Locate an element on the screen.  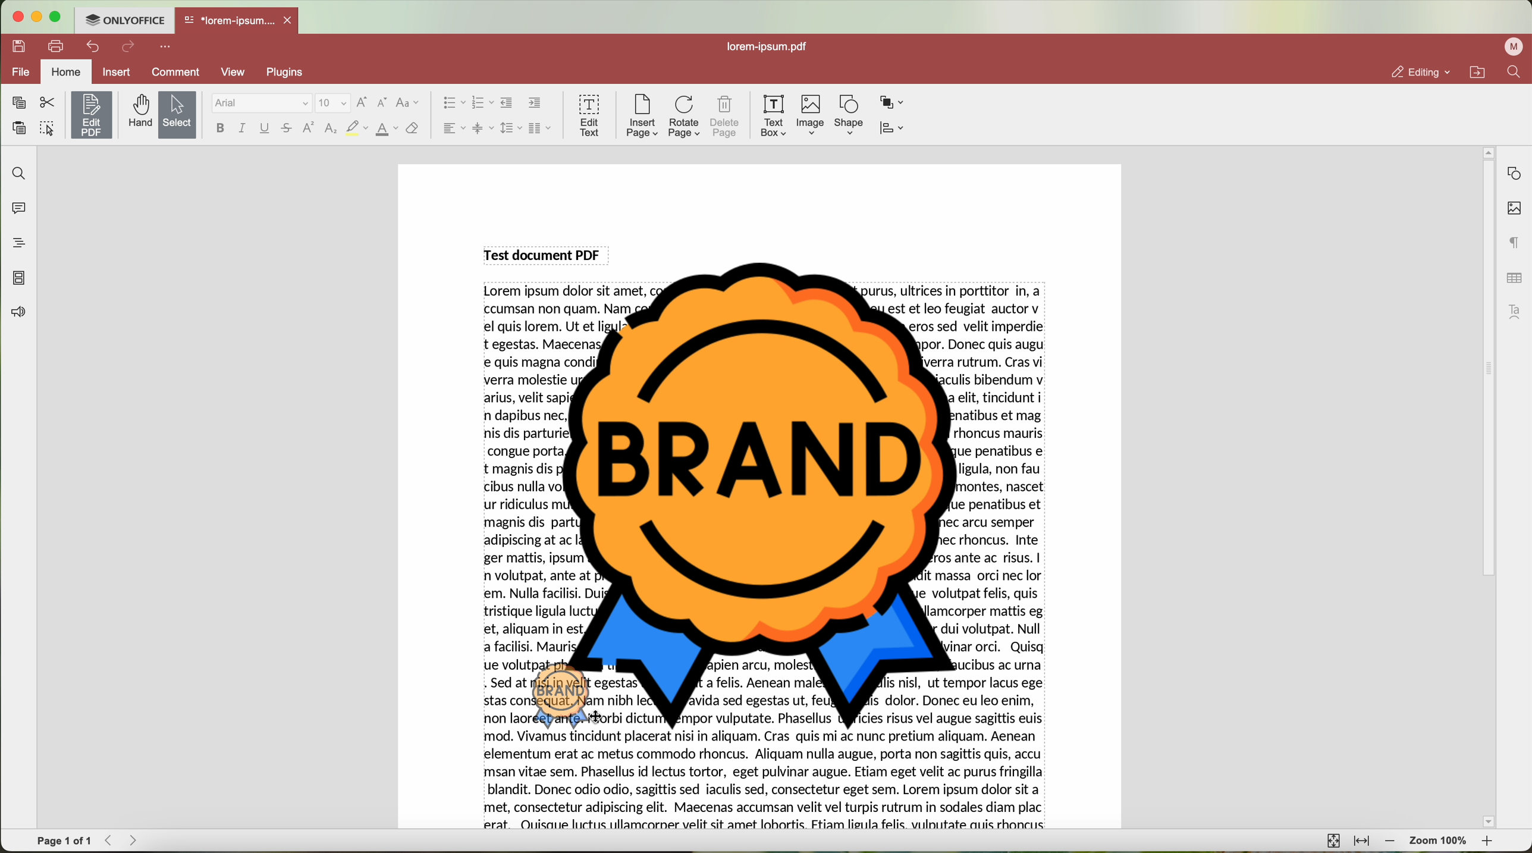
table settings is located at coordinates (1514, 278).